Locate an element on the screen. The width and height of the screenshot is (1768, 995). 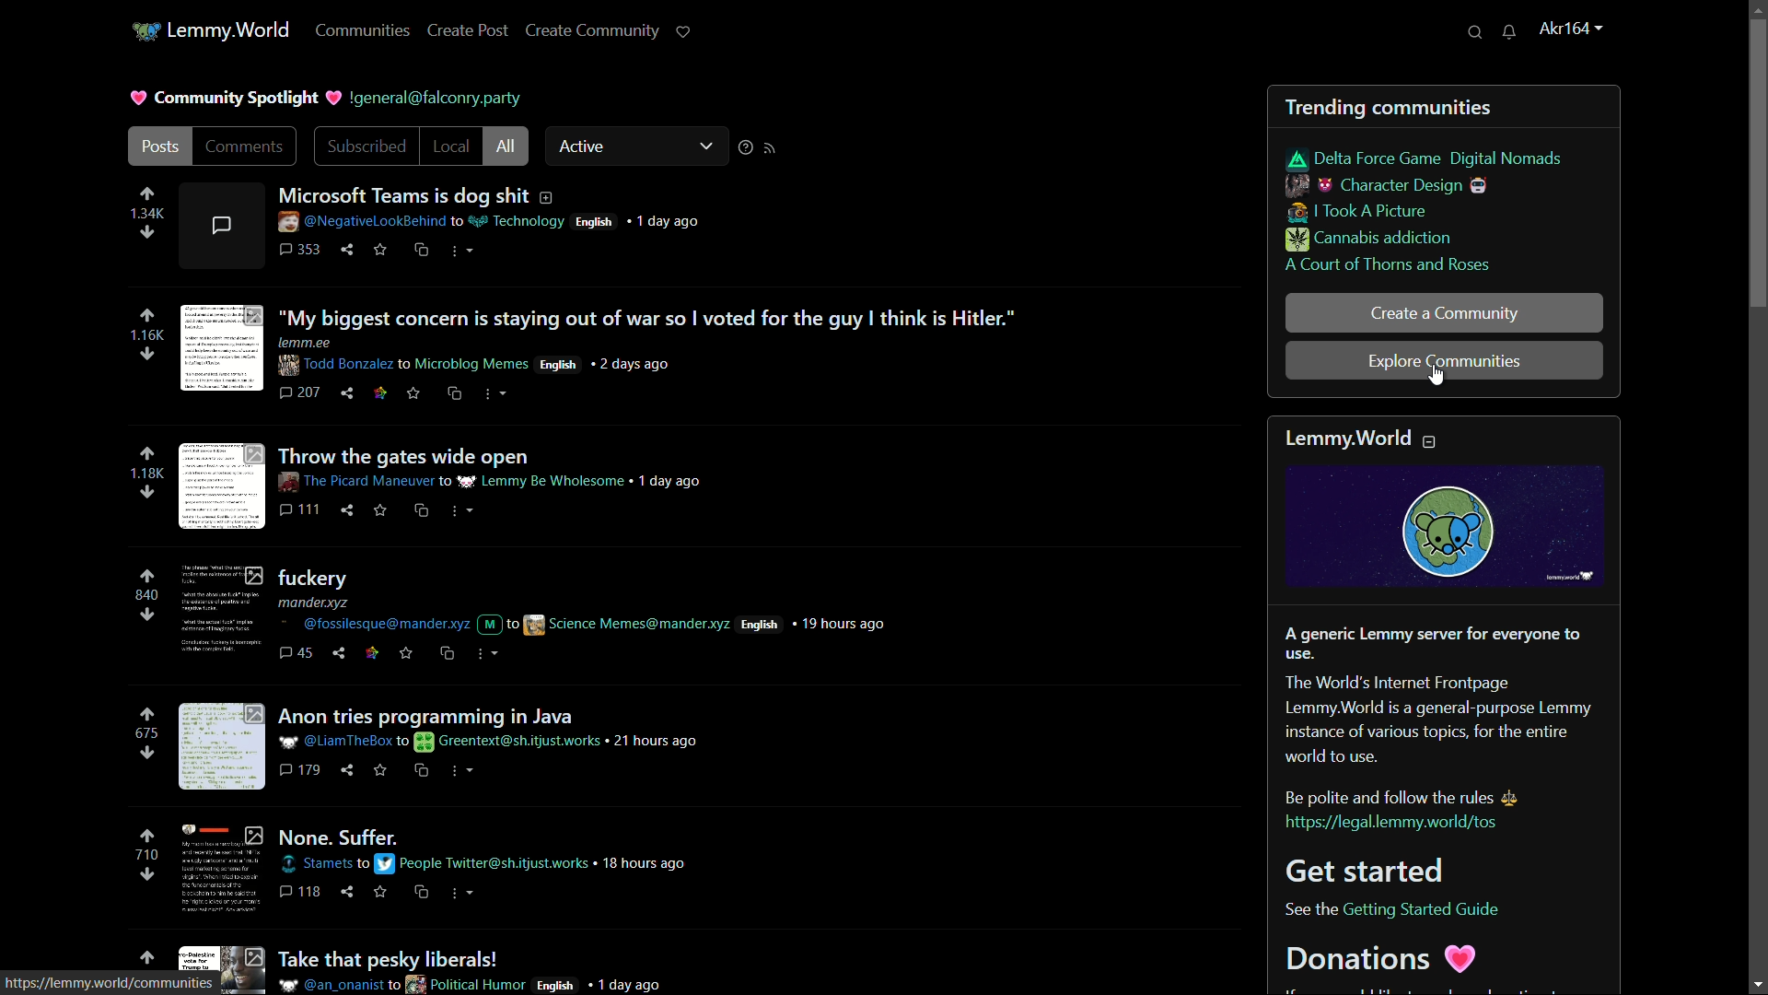
username is located at coordinates (1573, 29).